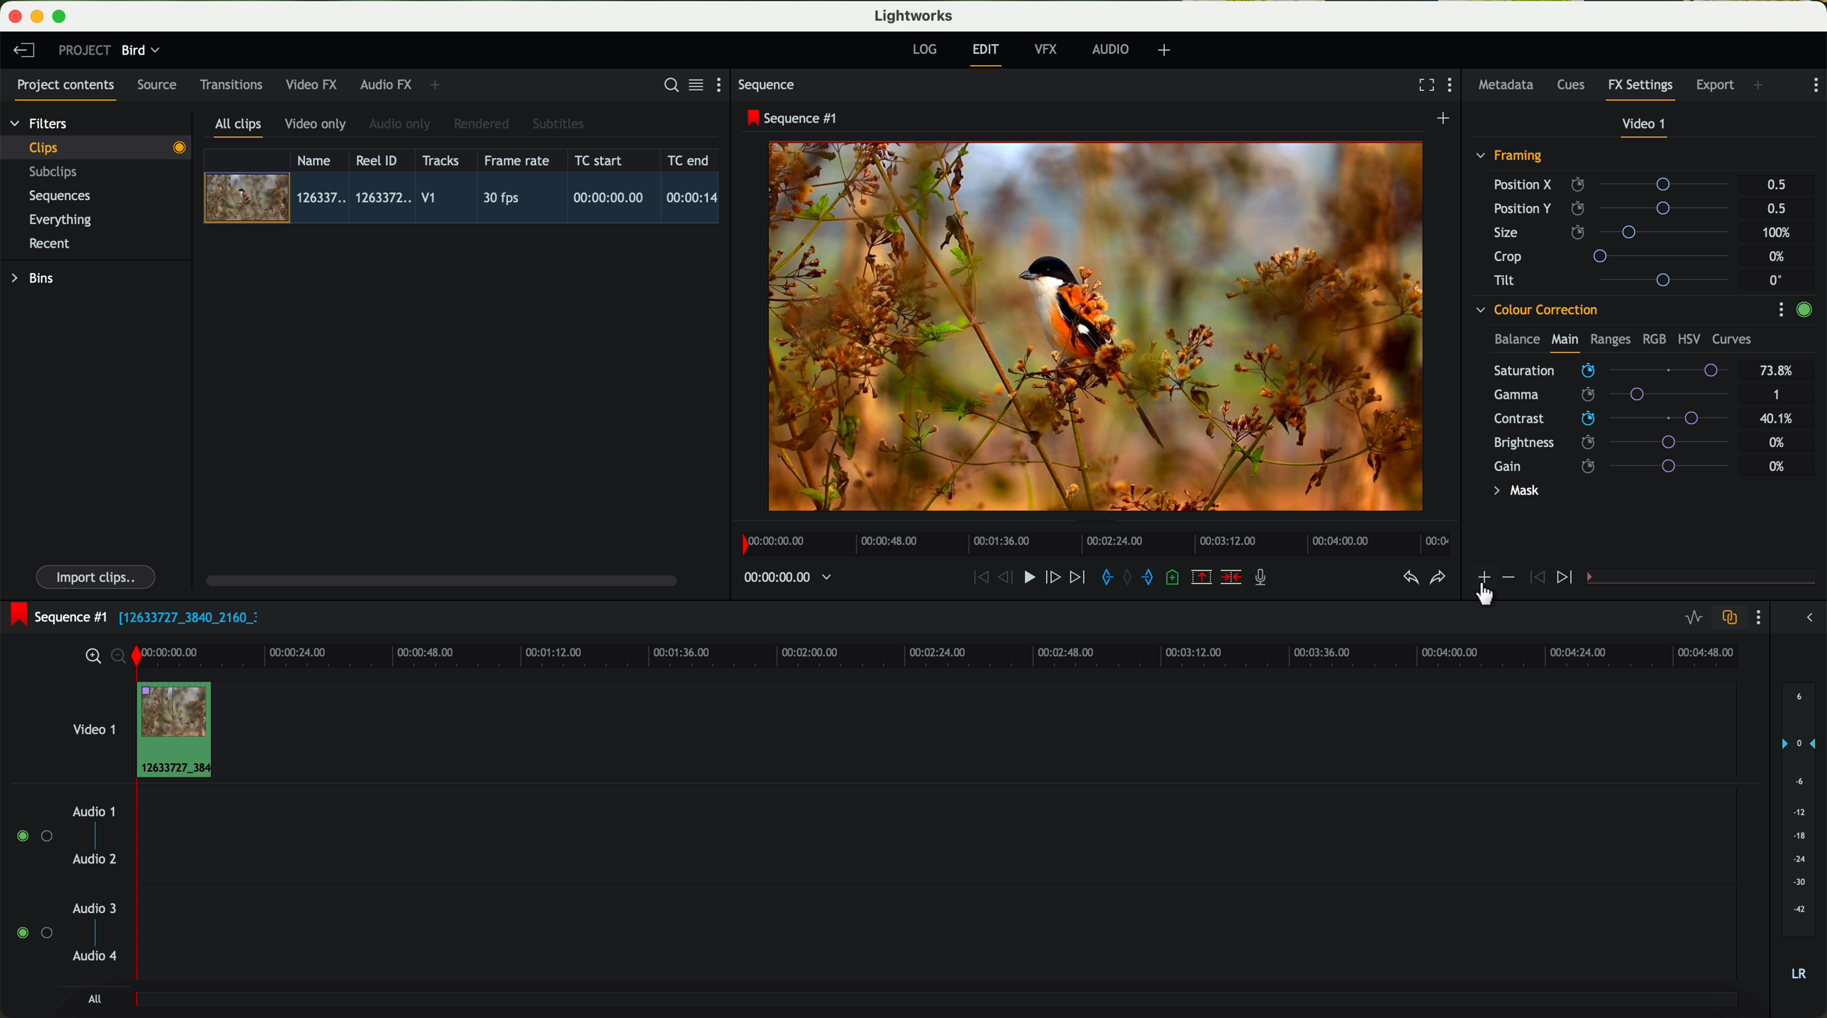 The image size is (1827, 1018). What do you see at coordinates (1536, 310) in the screenshot?
I see `colour correction` at bounding box center [1536, 310].